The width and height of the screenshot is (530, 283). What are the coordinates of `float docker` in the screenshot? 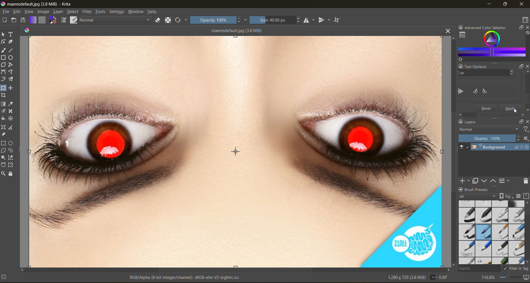 It's located at (520, 67).